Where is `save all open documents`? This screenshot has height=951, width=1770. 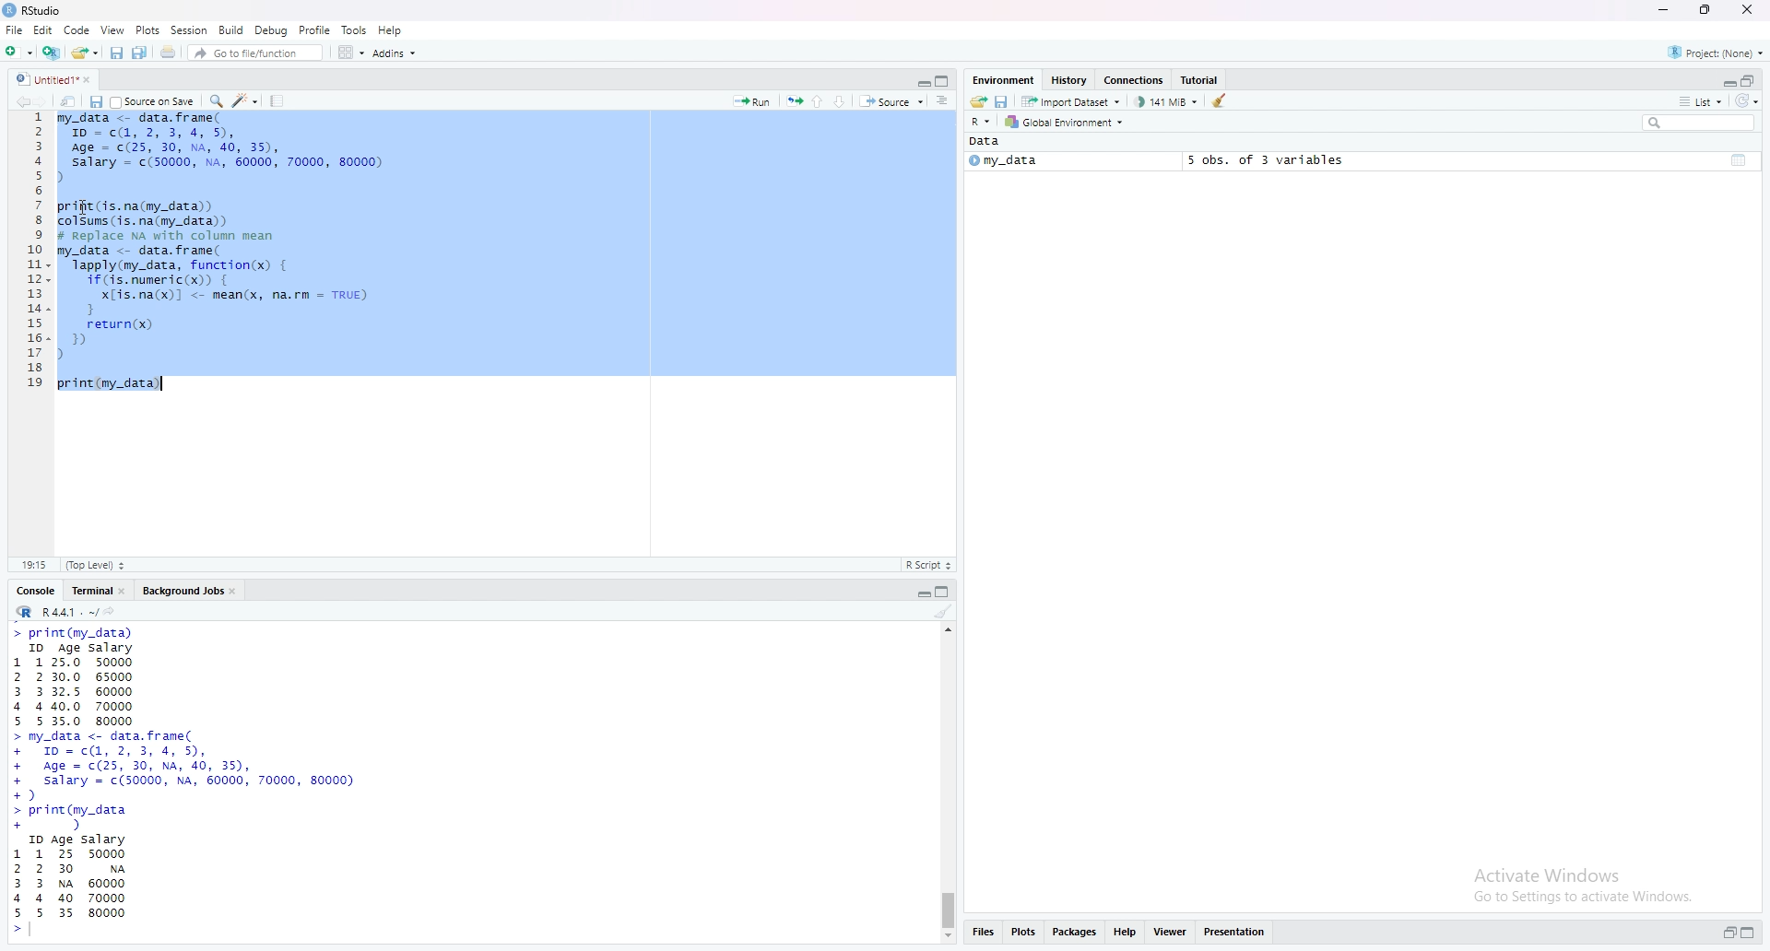 save all open documents is located at coordinates (140, 53).